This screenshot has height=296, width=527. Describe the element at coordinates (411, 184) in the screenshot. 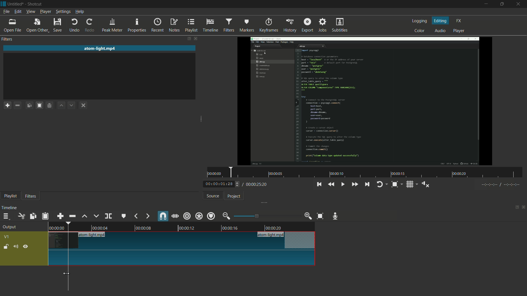

I see `toggle grid` at that location.